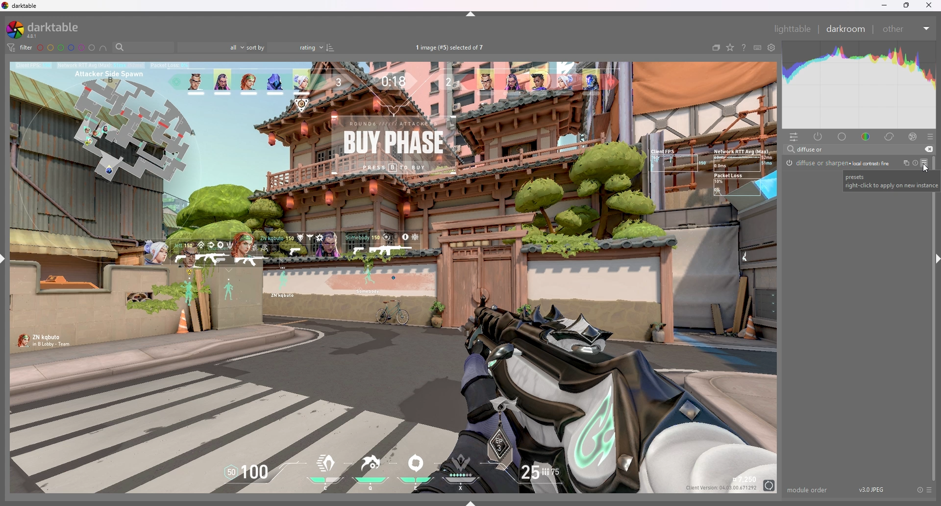 Image resolution: width=941 pixels, height=506 pixels. Describe the element at coordinates (794, 136) in the screenshot. I see `quick access panel` at that location.